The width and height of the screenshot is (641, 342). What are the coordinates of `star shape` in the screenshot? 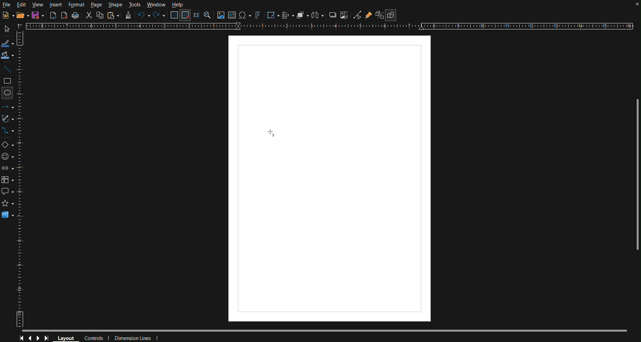 It's located at (8, 203).